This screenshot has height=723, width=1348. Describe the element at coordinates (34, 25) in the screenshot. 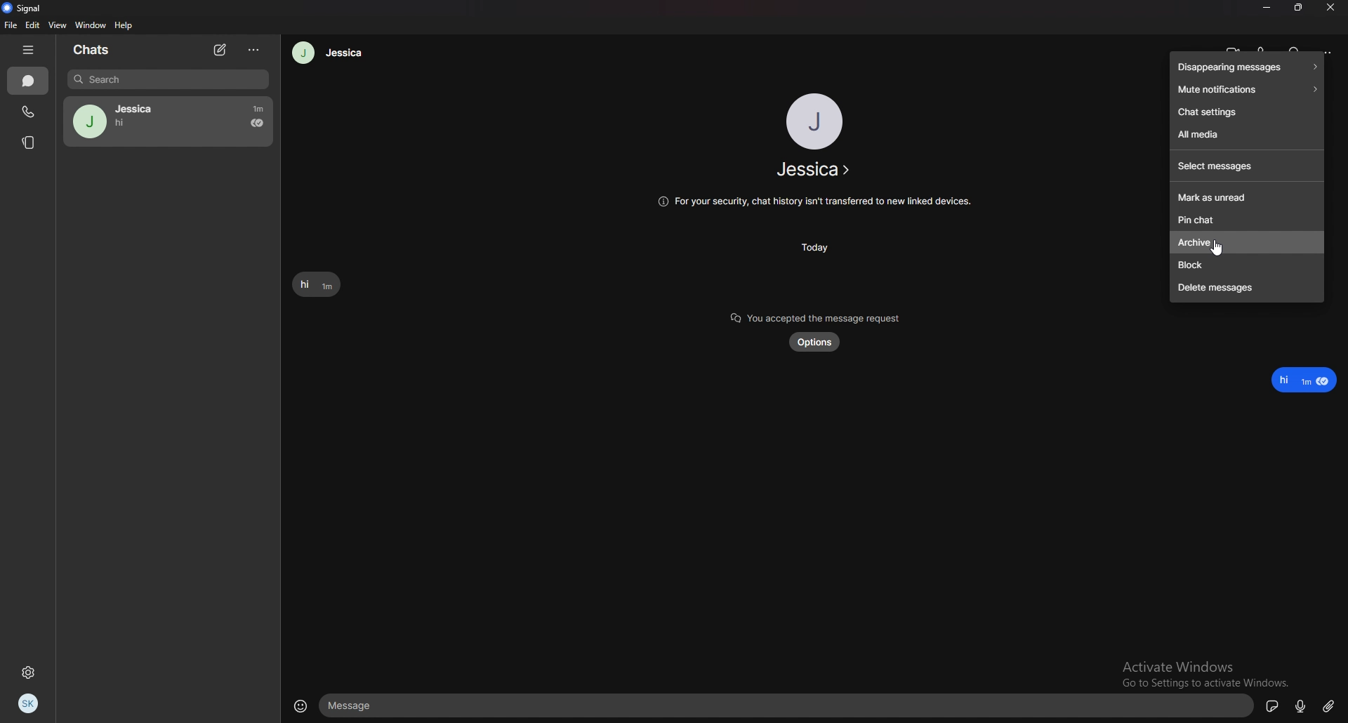

I see `Edit` at that location.